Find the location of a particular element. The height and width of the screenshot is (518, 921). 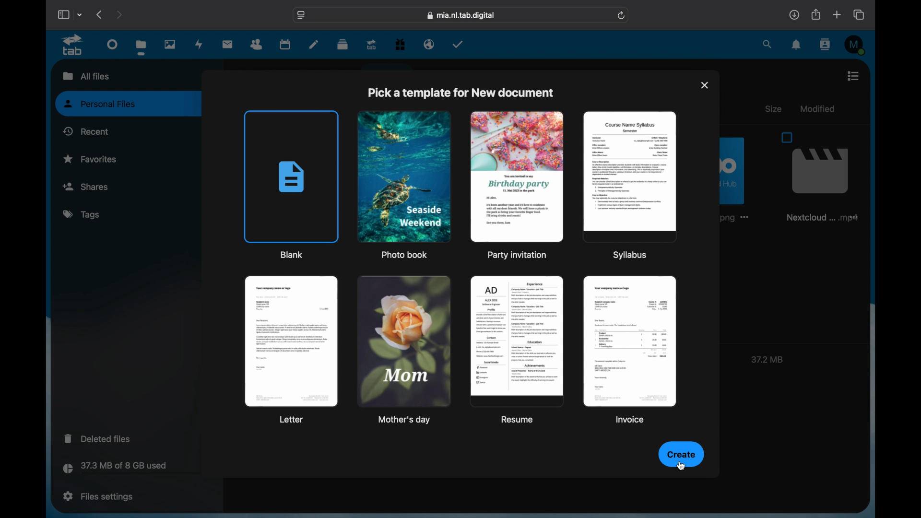

tab is located at coordinates (74, 45).